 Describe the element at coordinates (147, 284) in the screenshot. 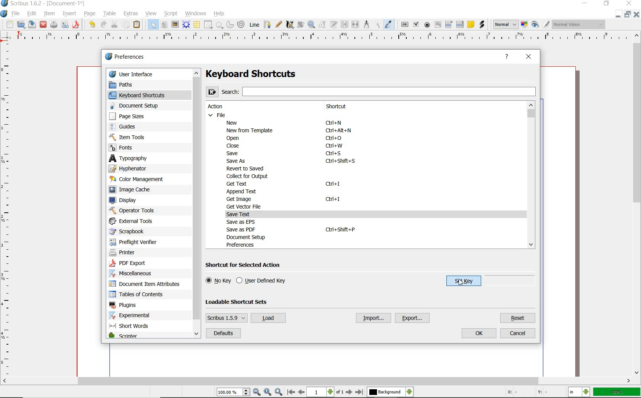

I see `document item attributes` at that location.